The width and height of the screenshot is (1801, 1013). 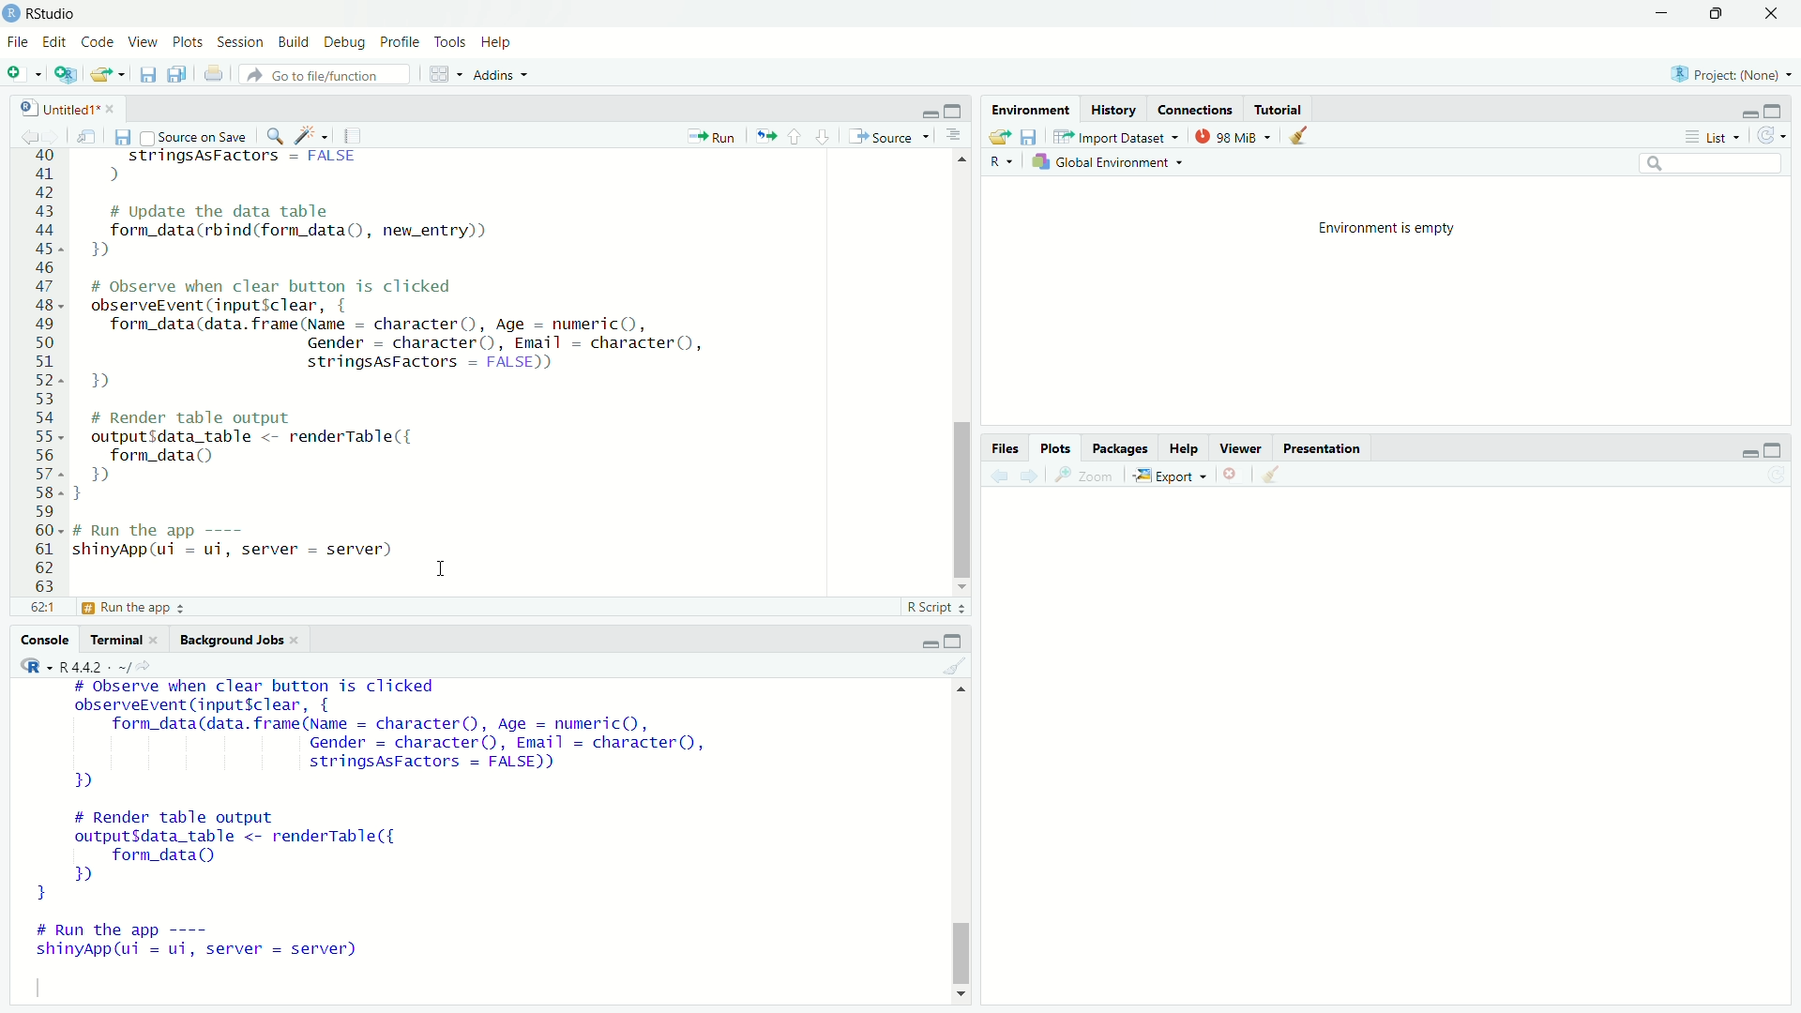 I want to click on move down, so click(x=960, y=994).